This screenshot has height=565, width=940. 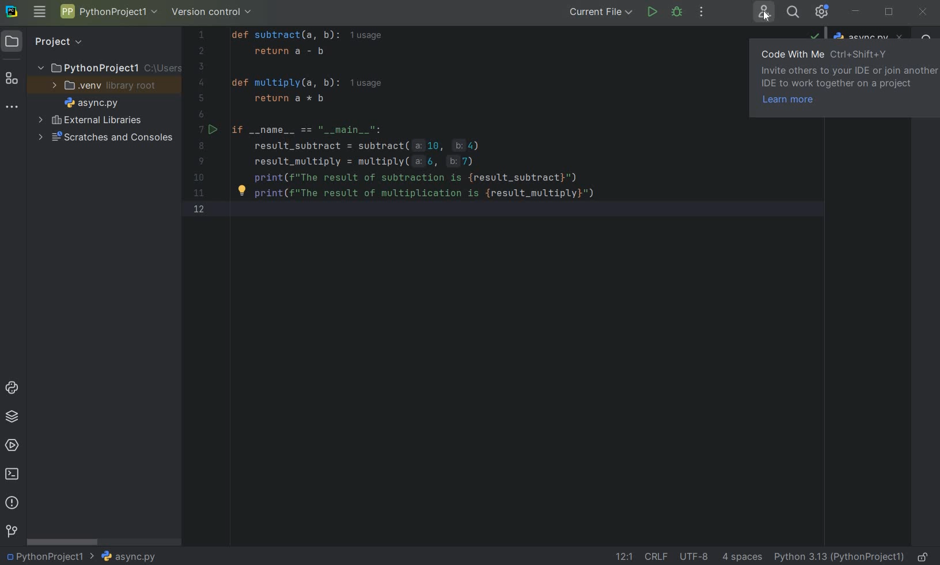 What do you see at coordinates (90, 121) in the screenshot?
I see `EXTERNAL LIBRARIES` at bounding box center [90, 121].